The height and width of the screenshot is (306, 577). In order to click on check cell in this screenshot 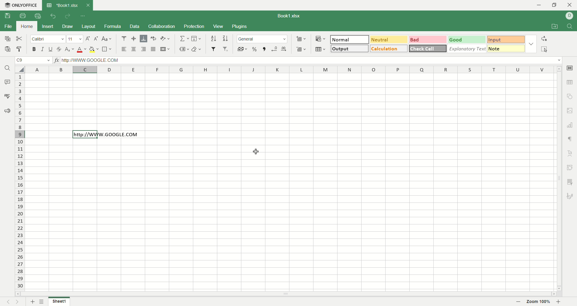, I will do `click(427, 49)`.